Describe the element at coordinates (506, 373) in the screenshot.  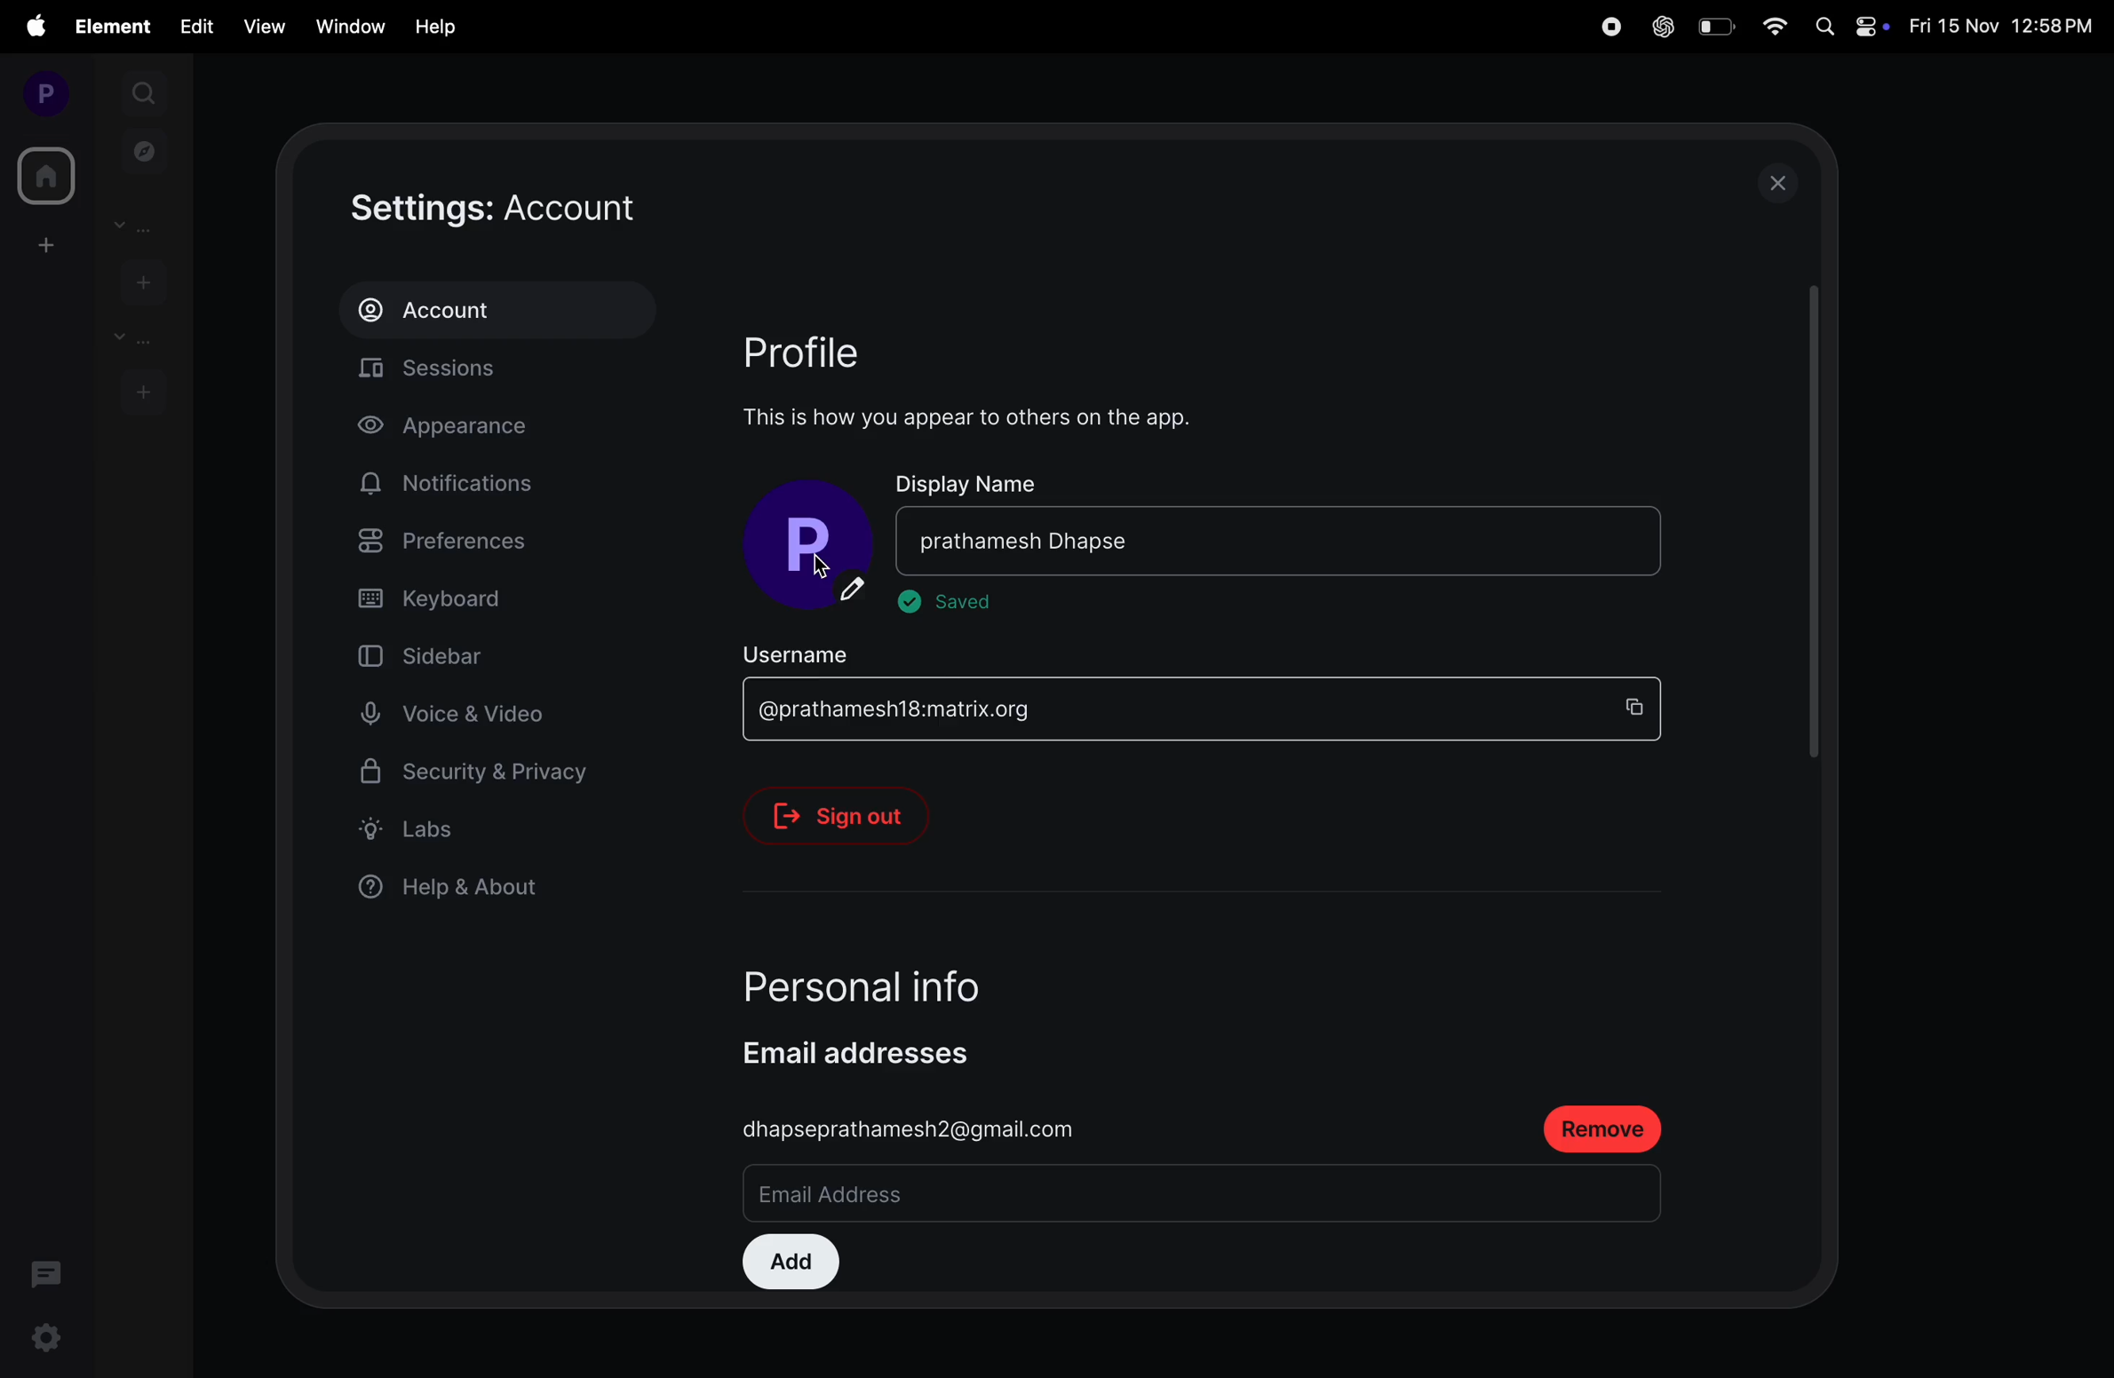
I see `sessions` at that location.